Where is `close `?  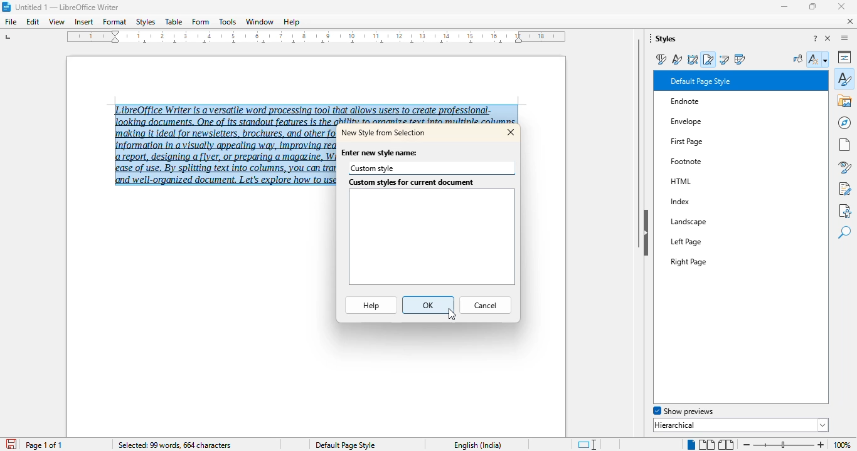 close  is located at coordinates (841, 6).